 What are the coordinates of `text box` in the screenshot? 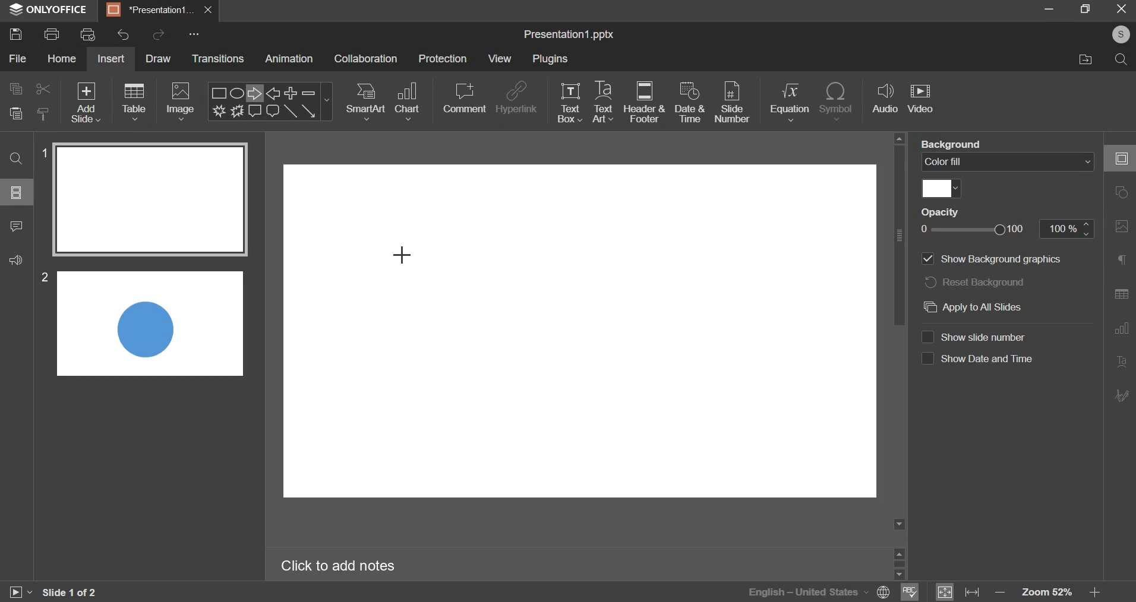 It's located at (570, 102).